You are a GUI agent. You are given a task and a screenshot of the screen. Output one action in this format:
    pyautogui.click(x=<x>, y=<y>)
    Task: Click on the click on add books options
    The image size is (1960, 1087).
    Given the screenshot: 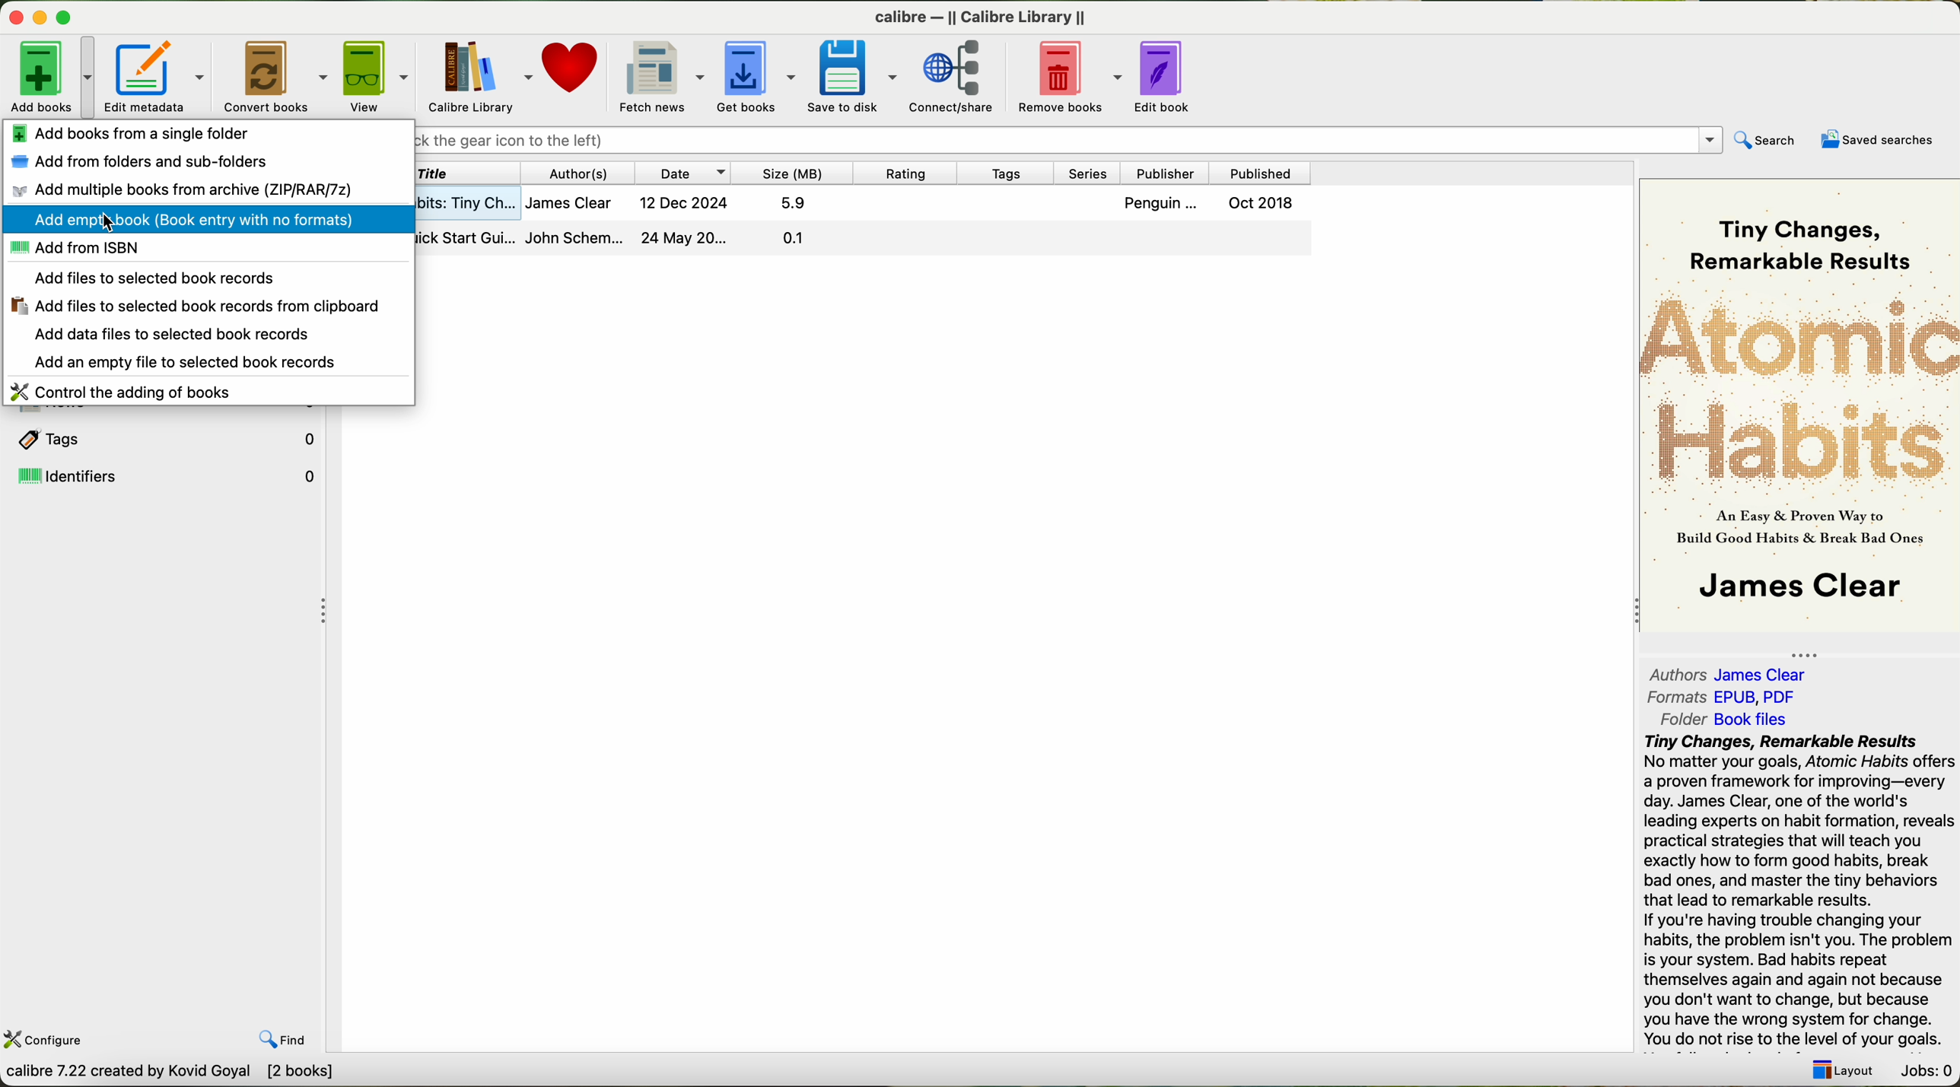 What is the action you would take?
    pyautogui.click(x=50, y=74)
    